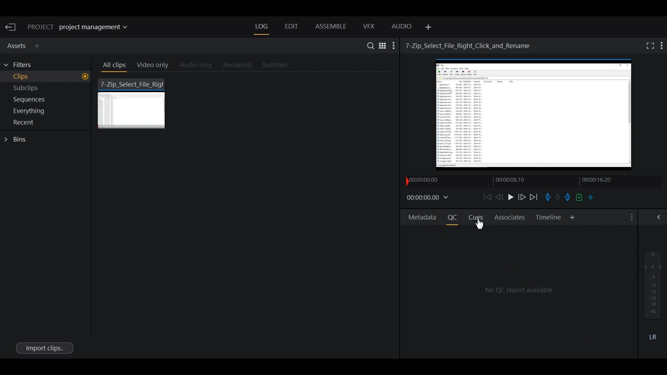 This screenshot has height=375, width=667. Describe the element at coordinates (198, 66) in the screenshot. I see `Audio Only` at that location.